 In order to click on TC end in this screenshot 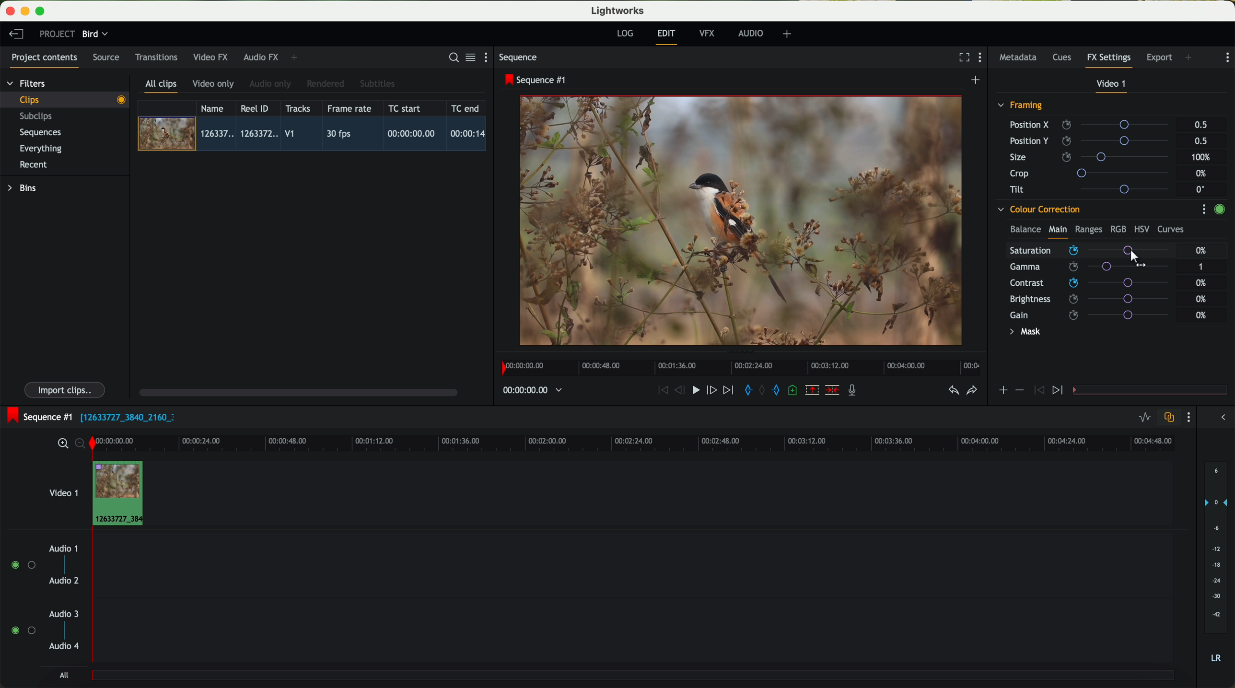, I will do `click(466, 108)`.